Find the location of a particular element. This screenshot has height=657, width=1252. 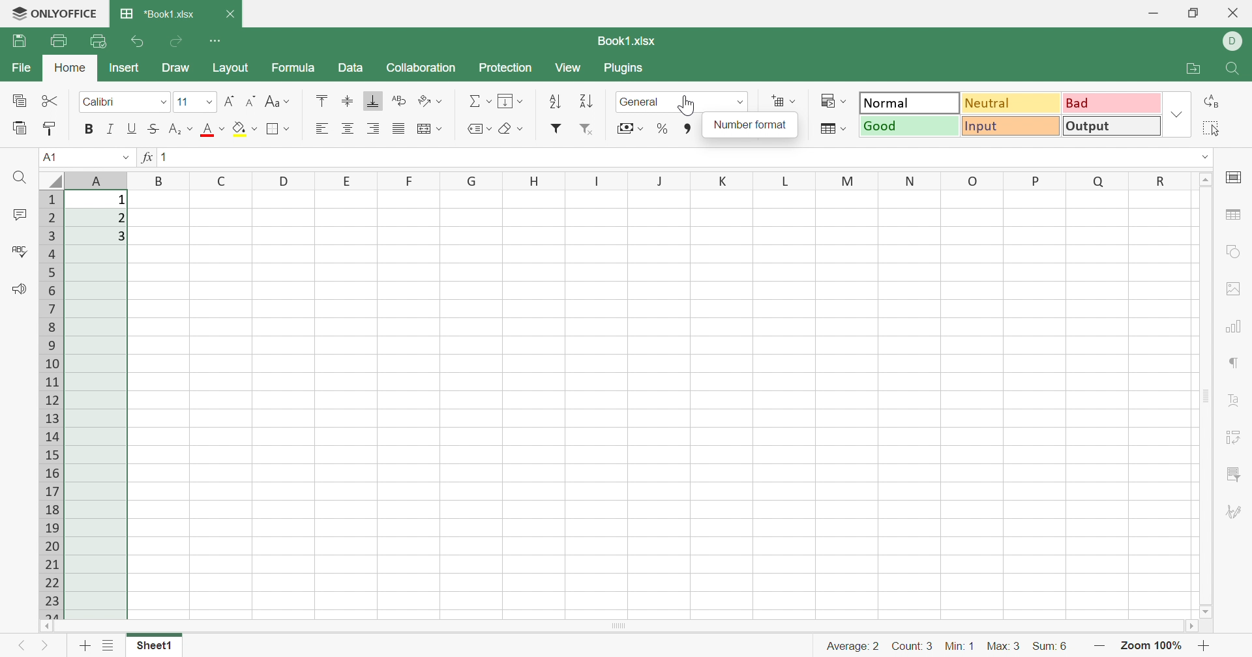

Print file is located at coordinates (59, 41).